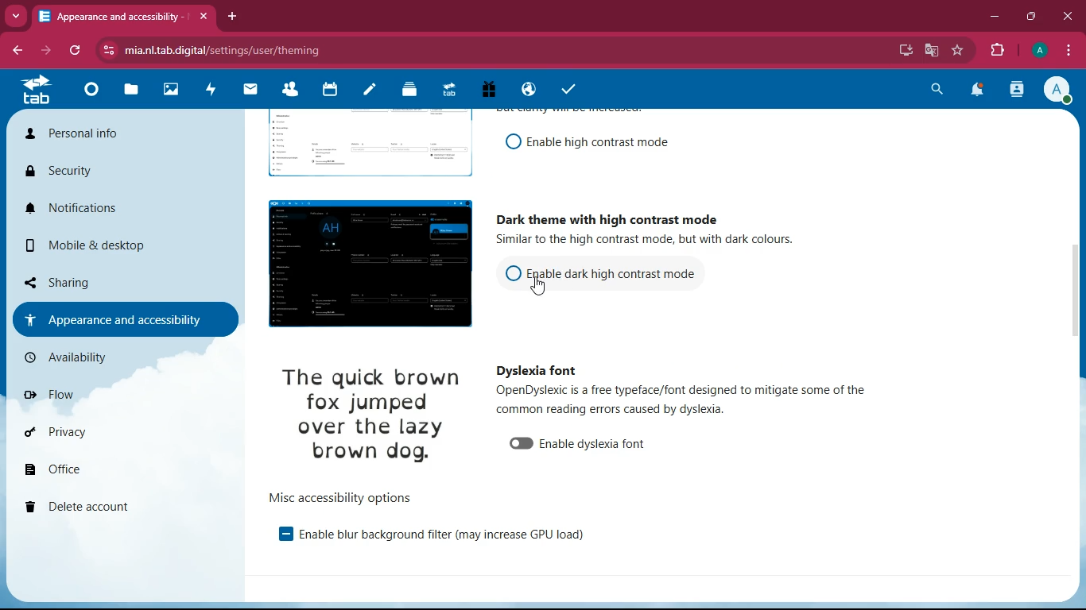 This screenshot has width=1086, height=610. Describe the element at coordinates (1016, 92) in the screenshot. I see `activity` at that location.